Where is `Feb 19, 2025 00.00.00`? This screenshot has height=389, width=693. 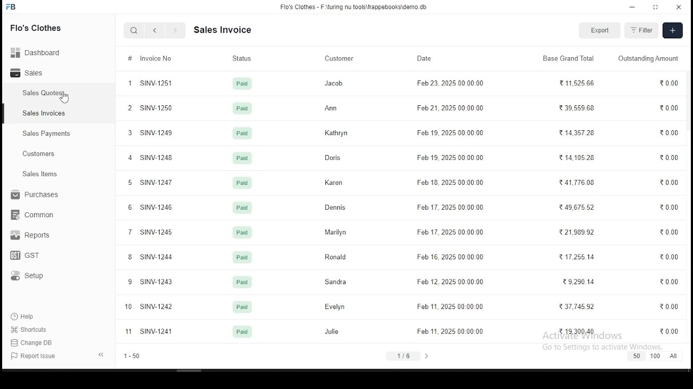 Feb 19, 2025 00.00.00 is located at coordinates (452, 158).